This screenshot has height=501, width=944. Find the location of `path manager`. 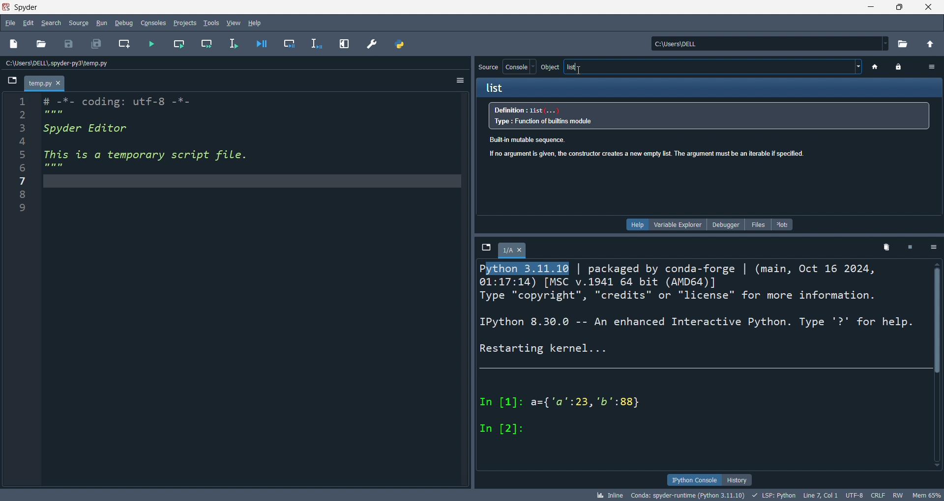

path manager is located at coordinates (398, 44).